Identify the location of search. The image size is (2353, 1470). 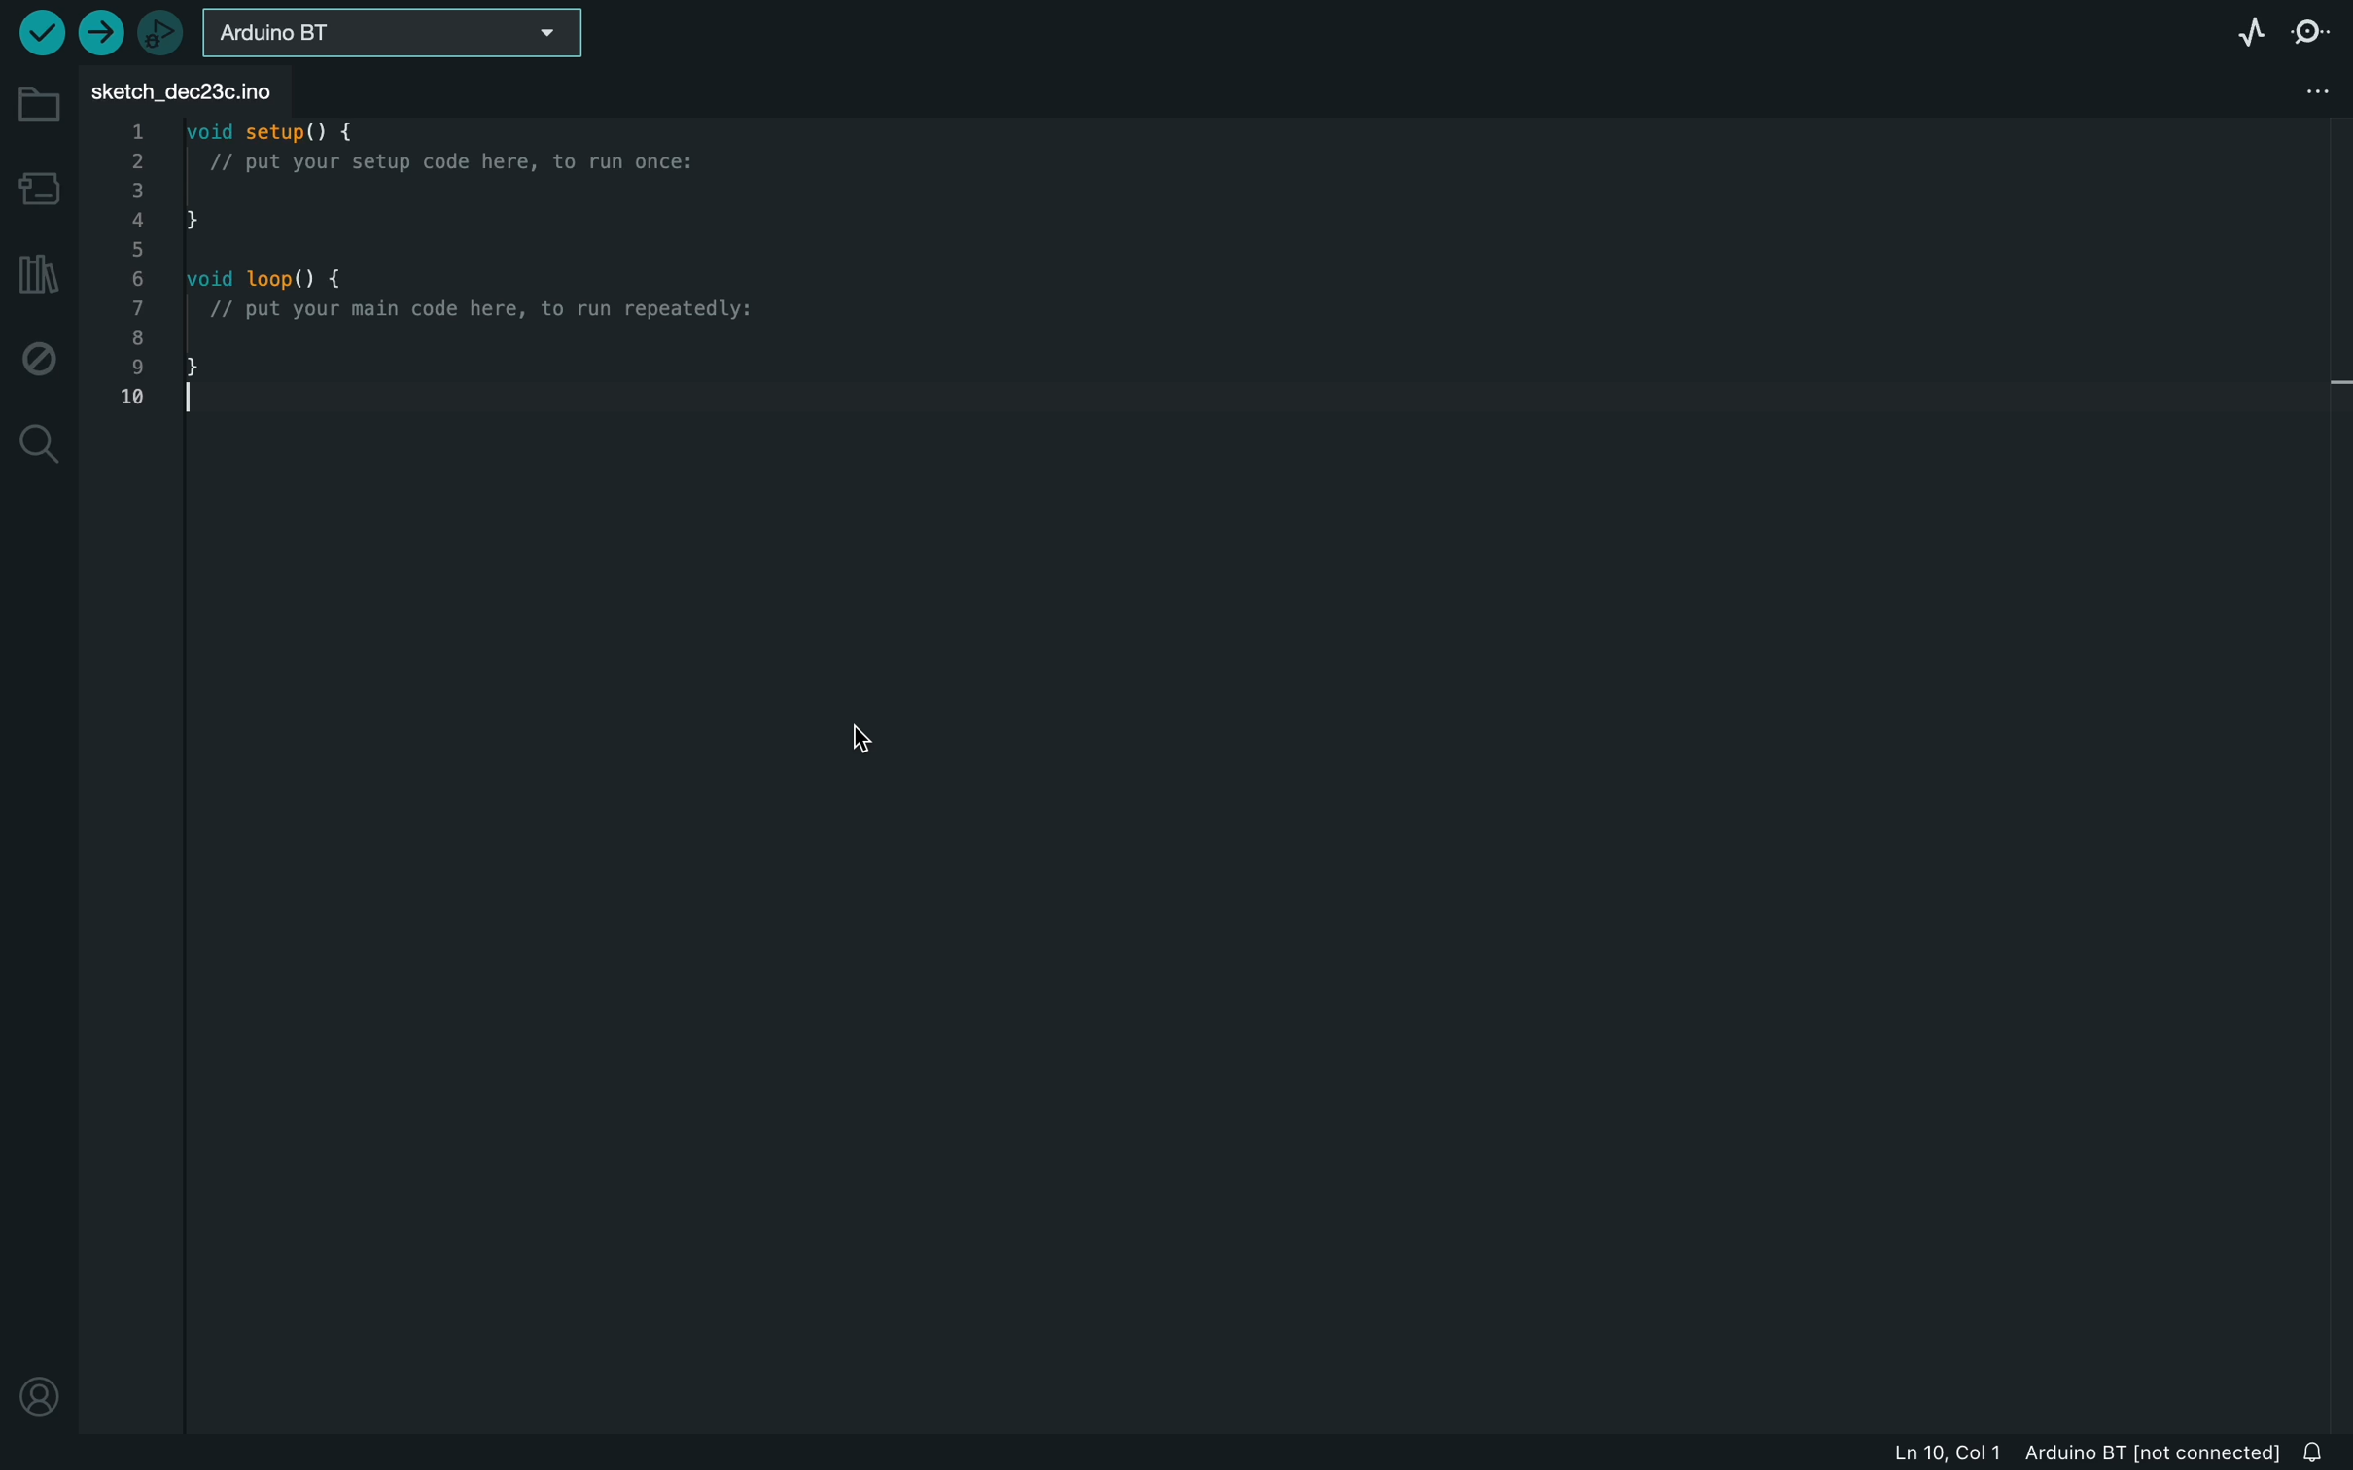
(38, 443).